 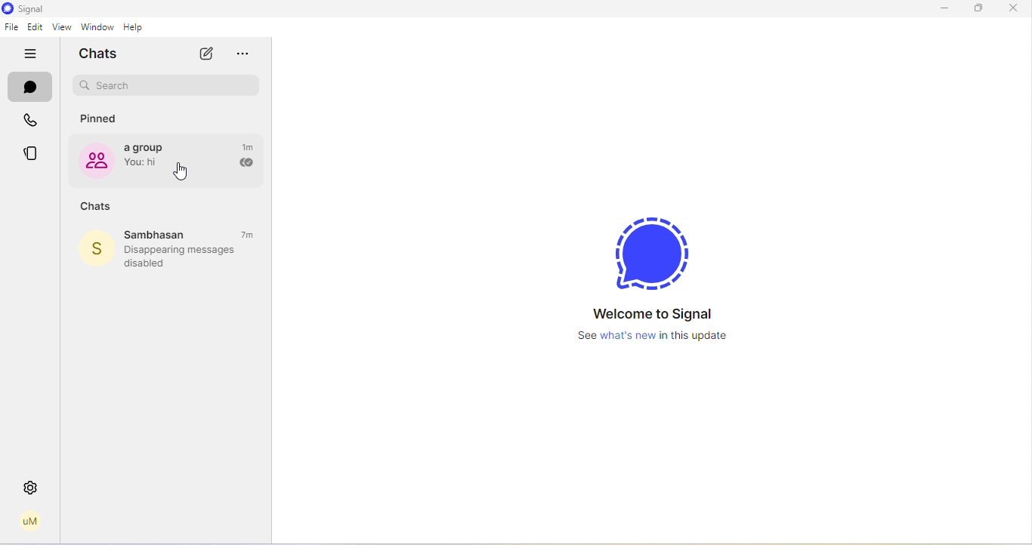 I want to click on settings, so click(x=31, y=488).